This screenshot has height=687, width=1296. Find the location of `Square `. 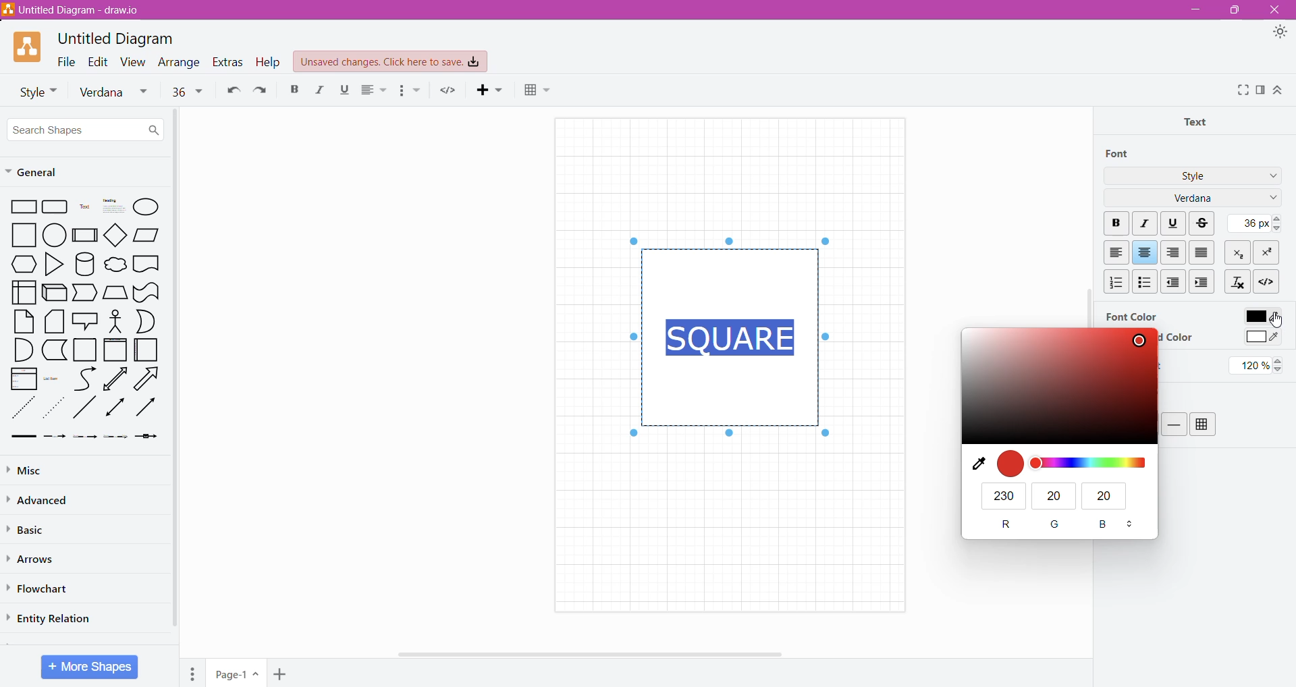

Square  is located at coordinates (84, 350).